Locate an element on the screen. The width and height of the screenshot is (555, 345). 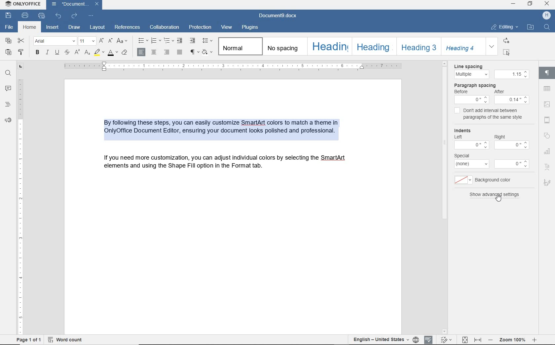
text language is located at coordinates (380, 338).